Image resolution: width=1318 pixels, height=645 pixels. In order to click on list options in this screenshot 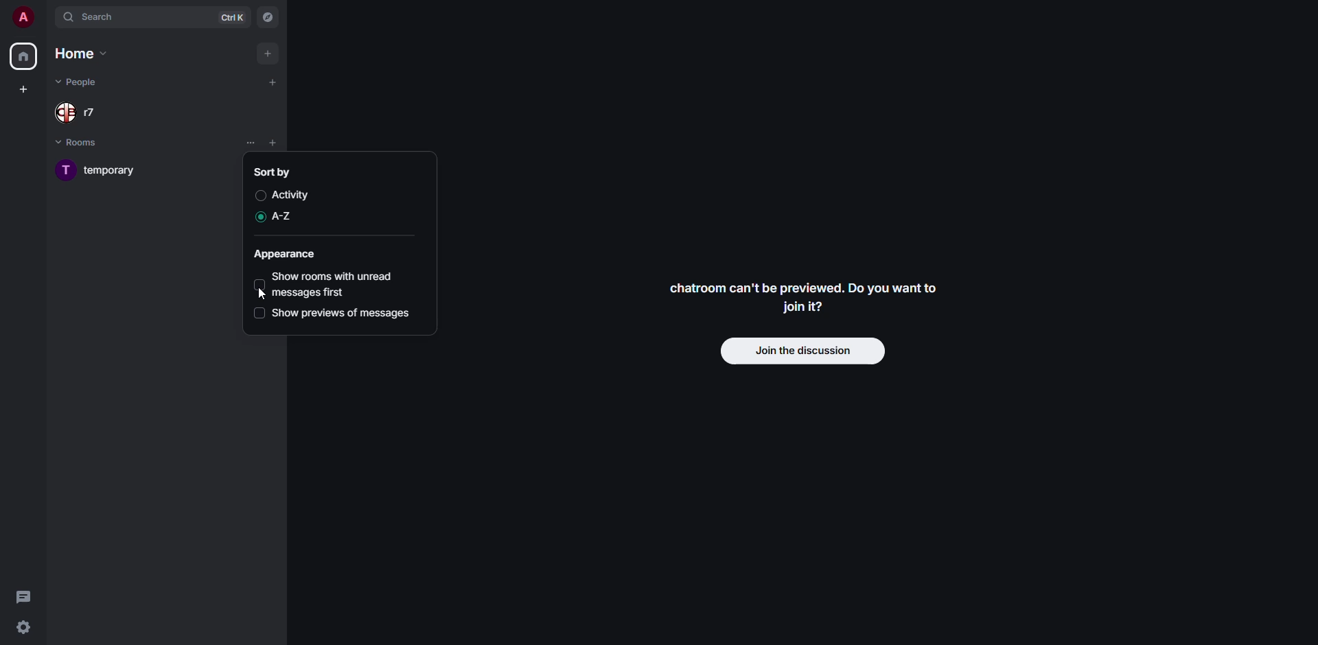, I will do `click(291, 143)`.